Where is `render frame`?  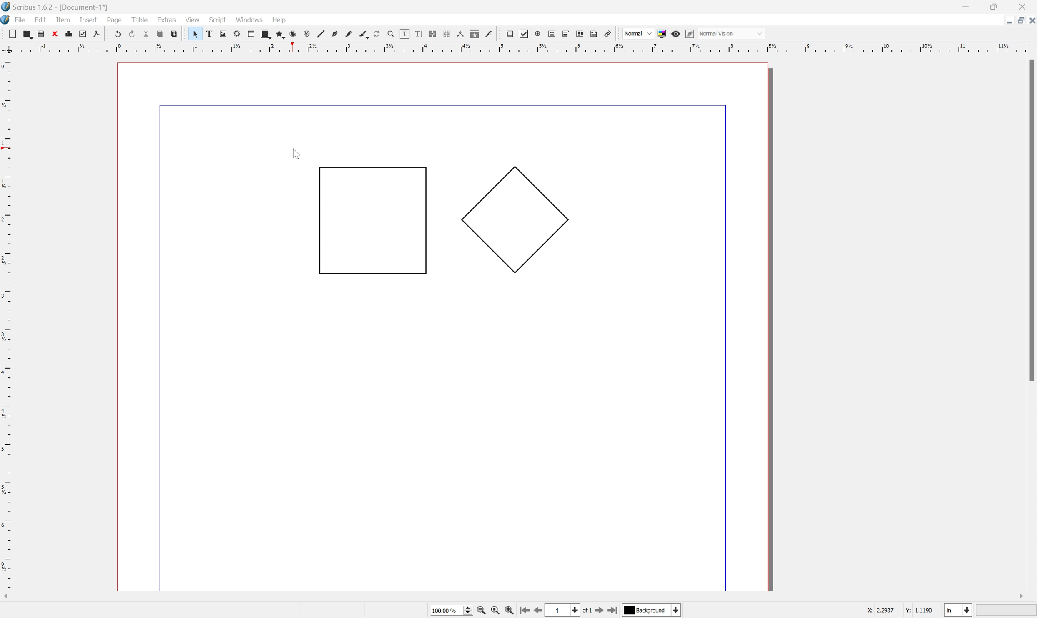 render frame is located at coordinates (235, 33).